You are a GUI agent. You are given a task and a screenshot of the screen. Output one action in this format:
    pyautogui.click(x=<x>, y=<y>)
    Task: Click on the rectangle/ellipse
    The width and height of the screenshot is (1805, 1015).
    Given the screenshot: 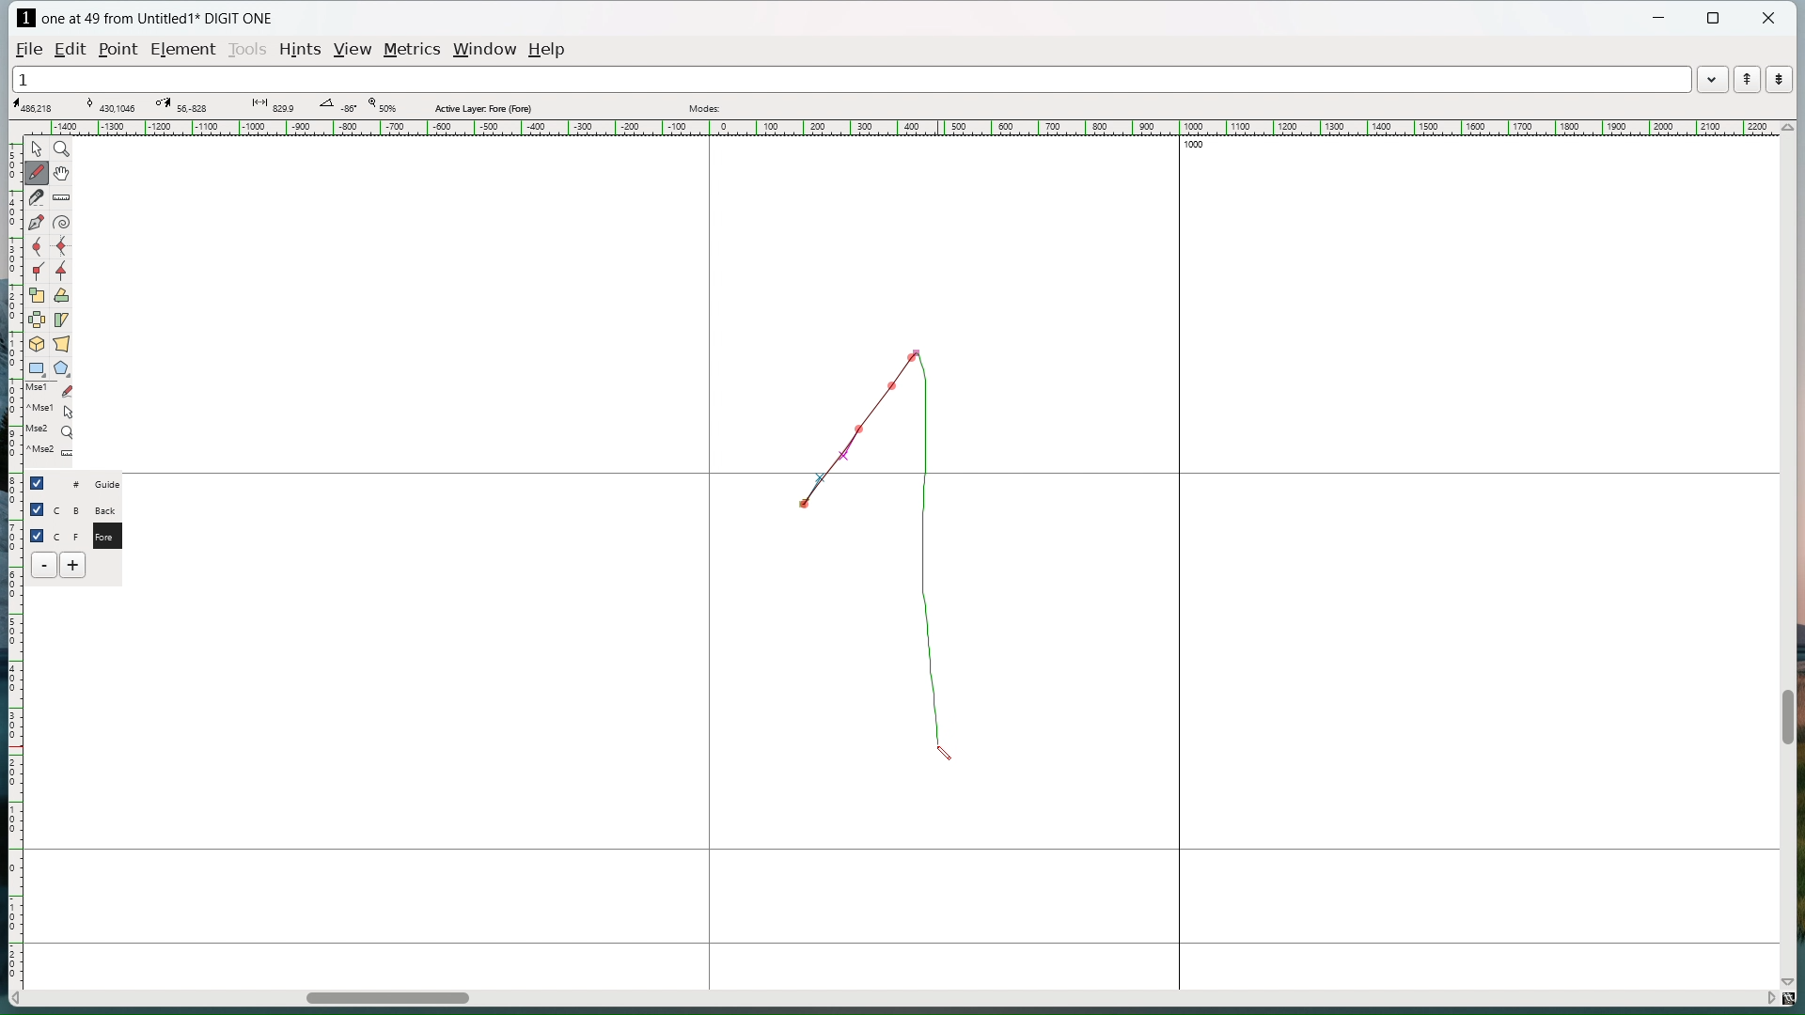 What is the action you would take?
    pyautogui.click(x=37, y=367)
    